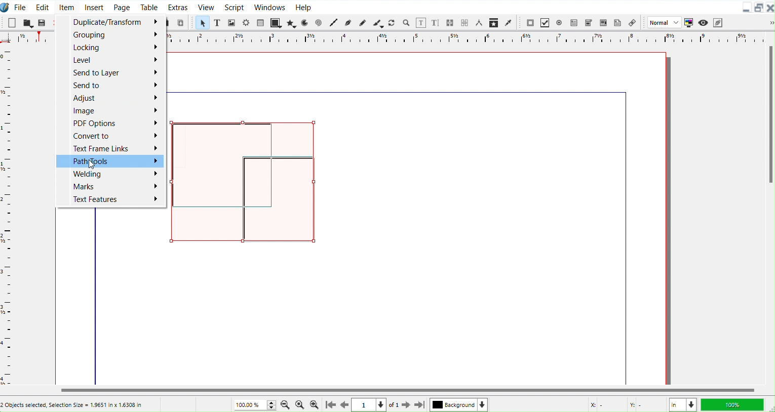 The height and width of the screenshot is (412, 775). What do you see at coordinates (306, 22) in the screenshot?
I see `Arc` at bounding box center [306, 22].